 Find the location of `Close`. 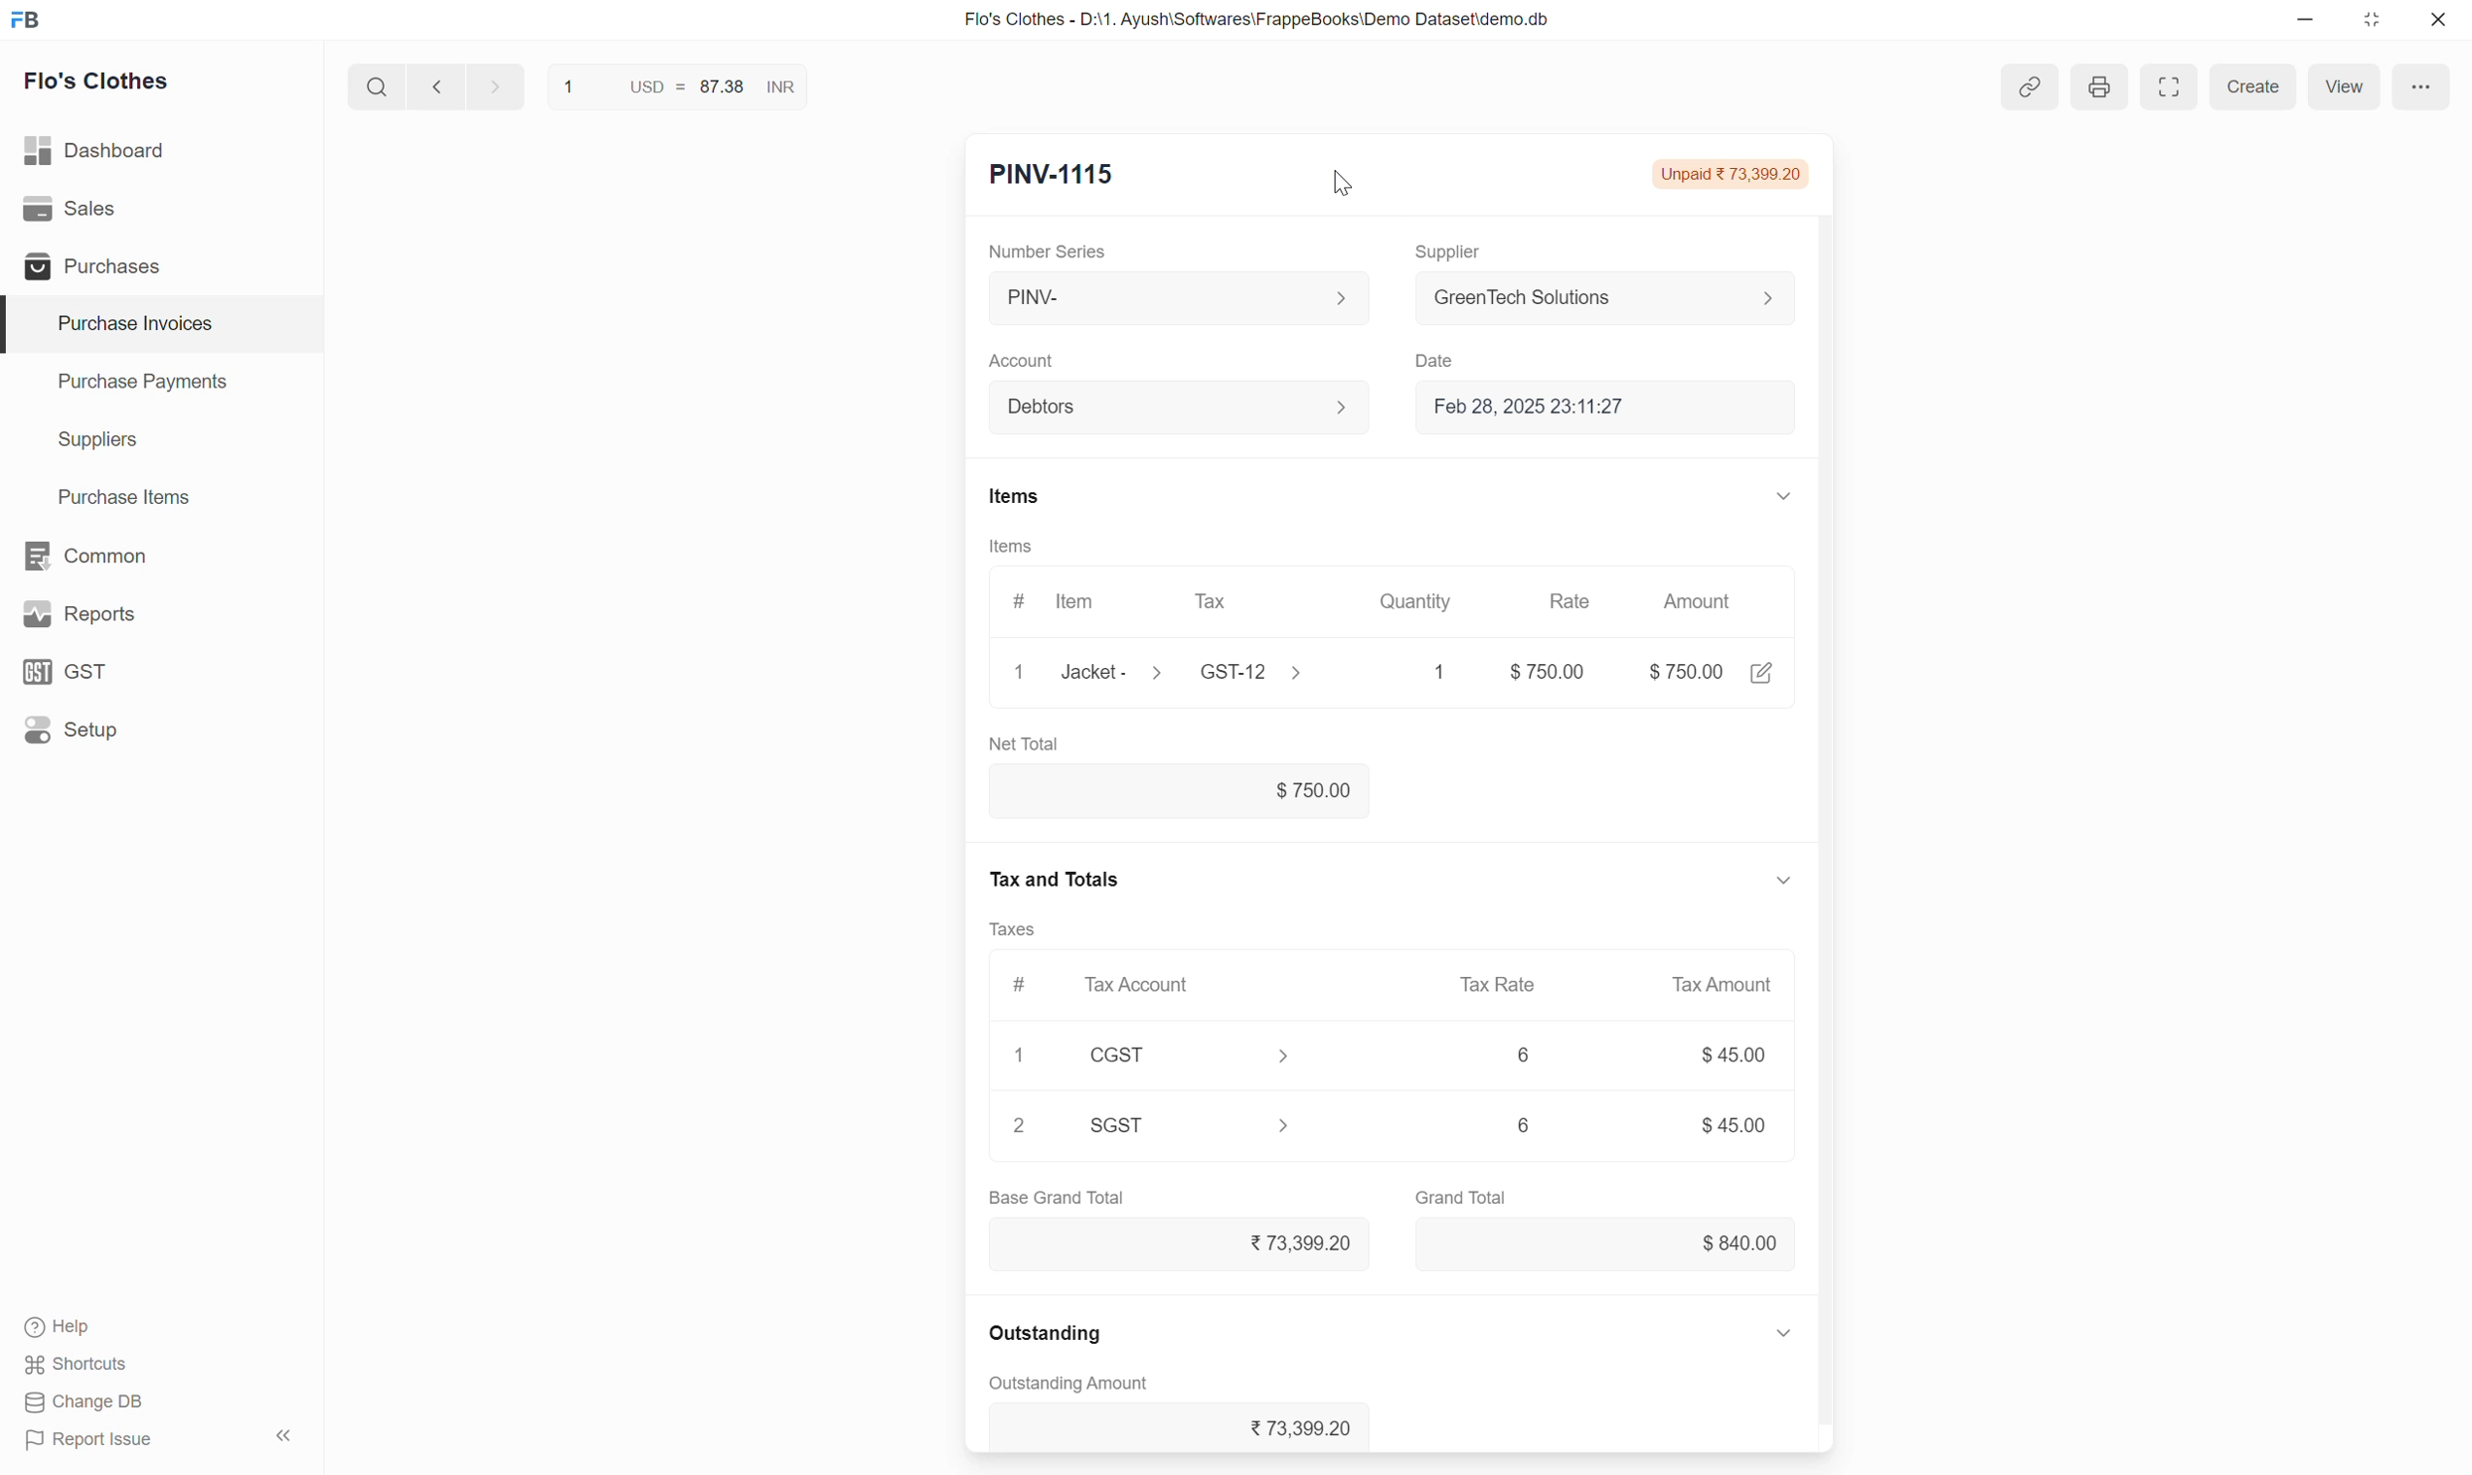

Close is located at coordinates (2438, 19).